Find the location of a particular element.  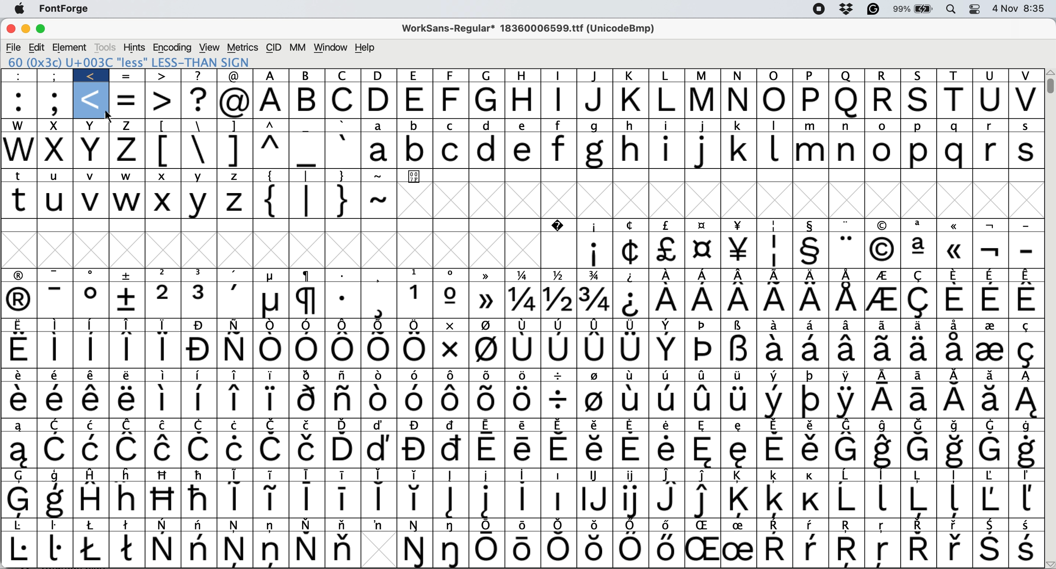

> is located at coordinates (163, 101).